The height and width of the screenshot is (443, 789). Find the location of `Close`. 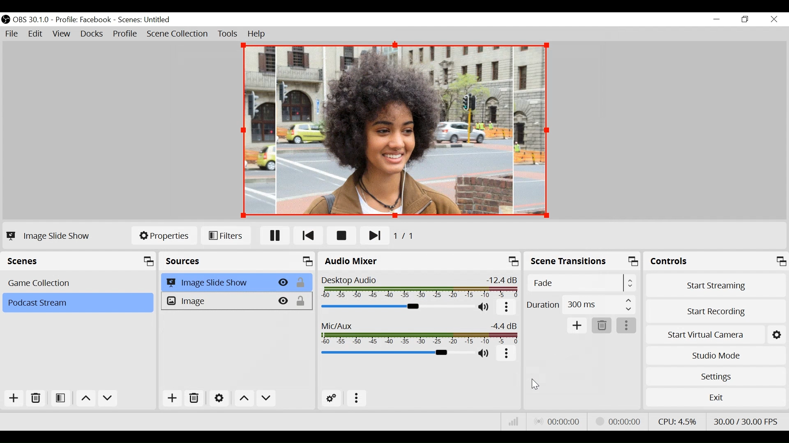

Close is located at coordinates (773, 20).